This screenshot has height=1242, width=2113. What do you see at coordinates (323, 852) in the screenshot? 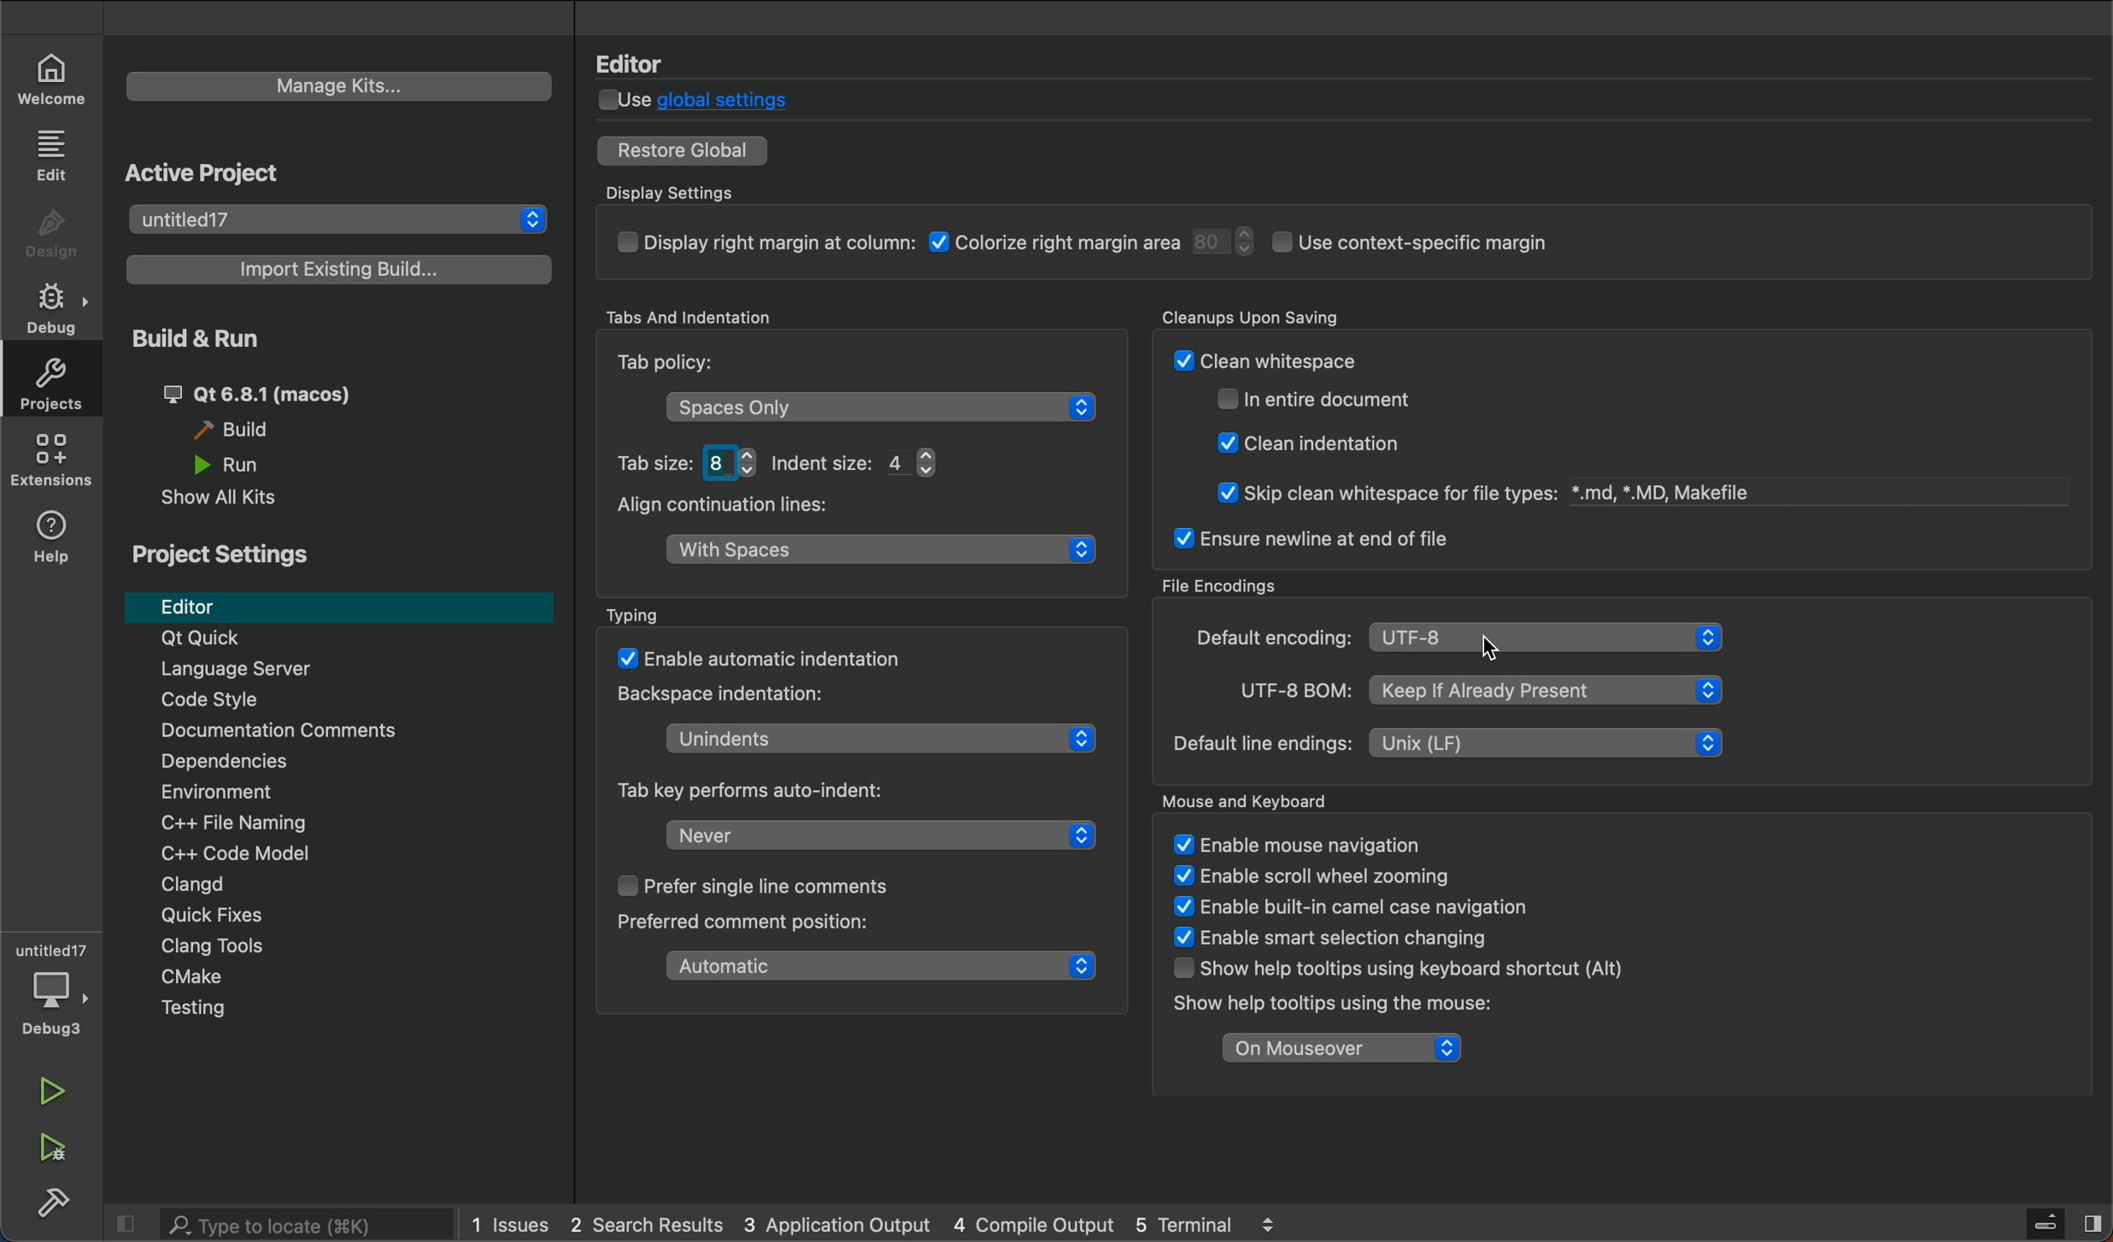
I see `code modal` at bounding box center [323, 852].